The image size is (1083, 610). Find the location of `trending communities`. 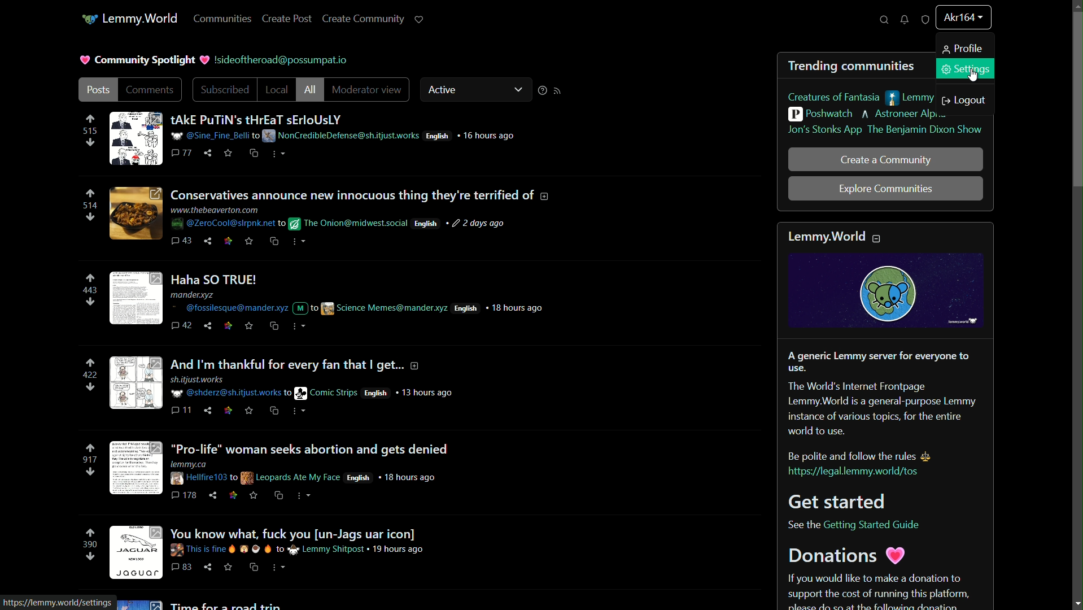

trending communities is located at coordinates (853, 67).